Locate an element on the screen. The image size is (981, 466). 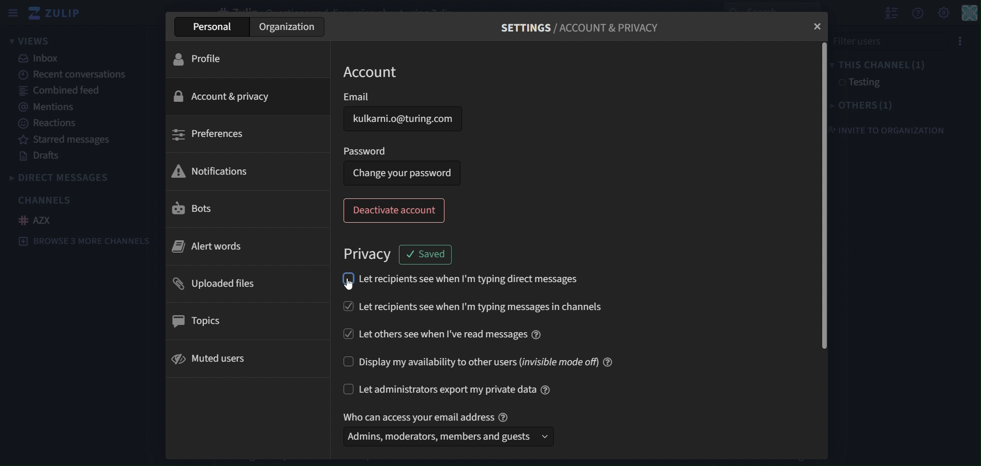
browse 3 more channels is located at coordinates (84, 242).